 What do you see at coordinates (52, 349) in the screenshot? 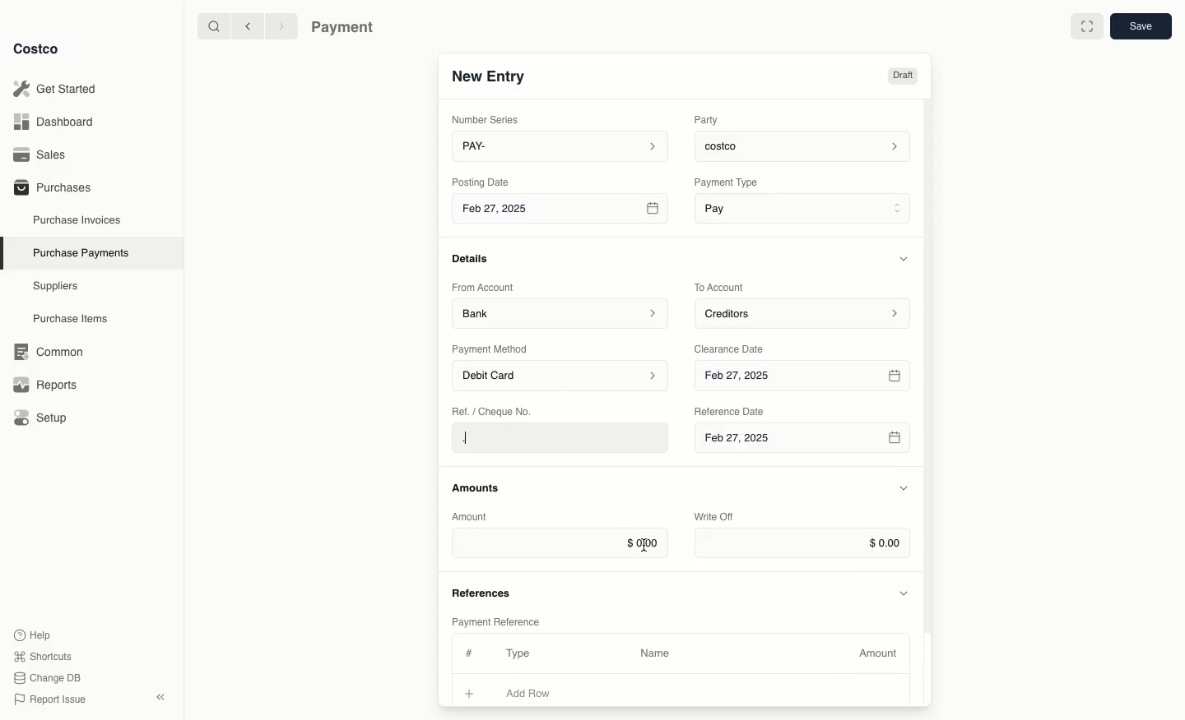
I see `‘Common` at bounding box center [52, 349].